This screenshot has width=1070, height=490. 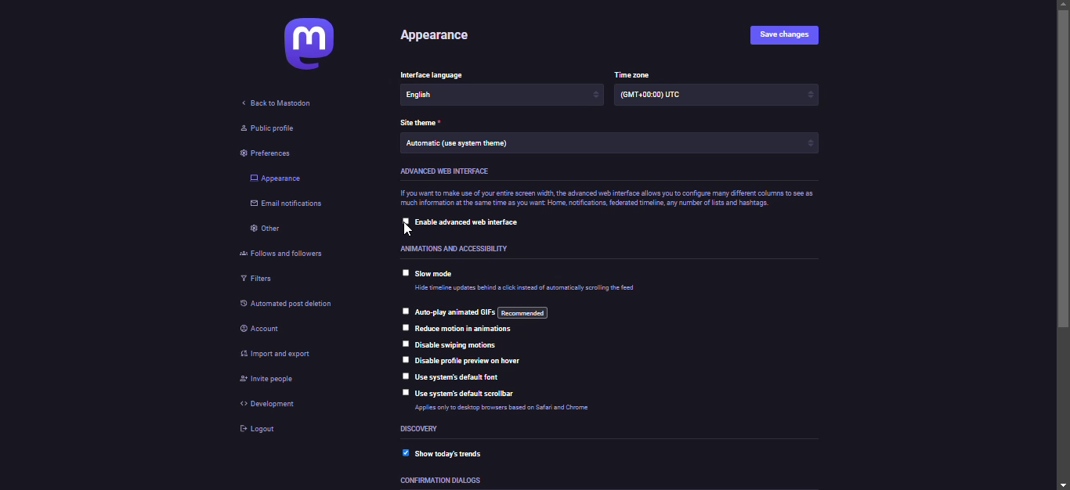 What do you see at coordinates (445, 172) in the screenshot?
I see `advanced web interface` at bounding box center [445, 172].